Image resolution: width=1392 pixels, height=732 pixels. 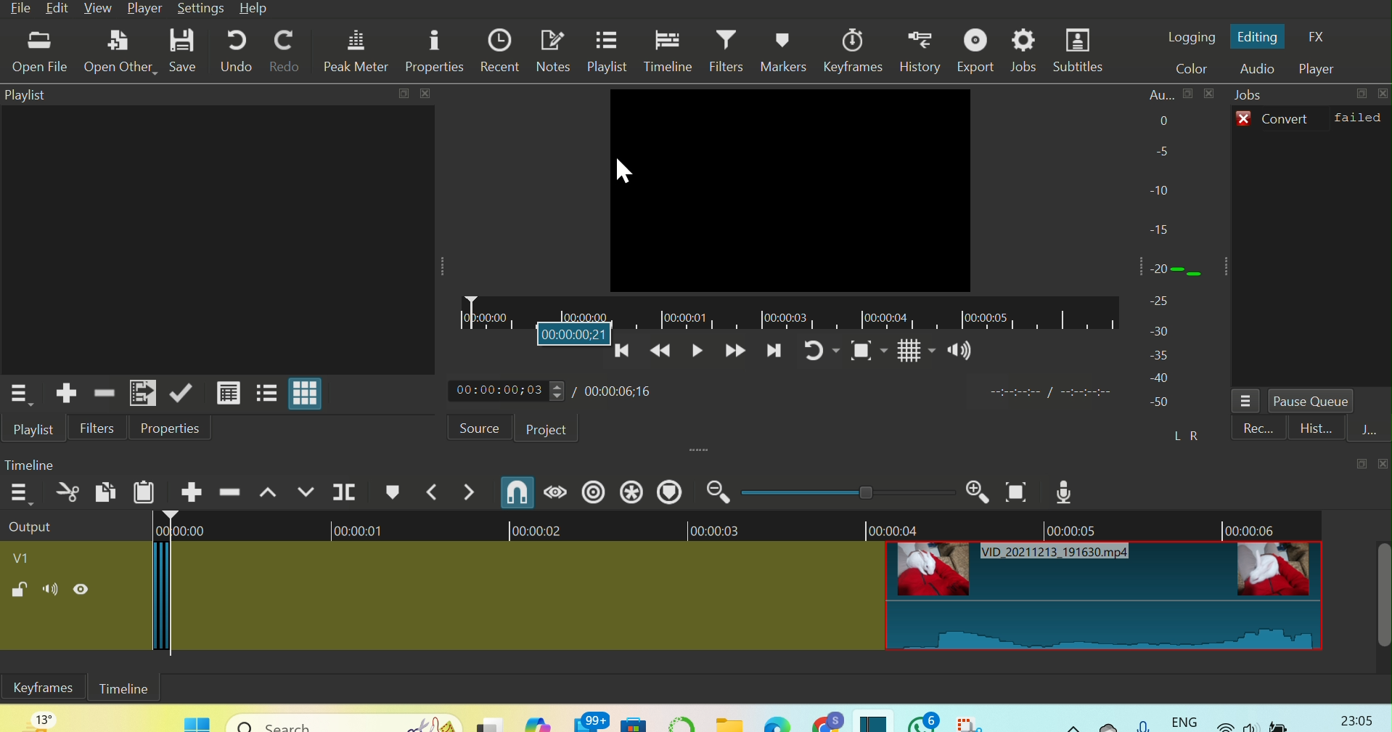 What do you see at coordinates (554, 389) in the screenshot?
I see `Playtime` at bounding box center [554, 389].